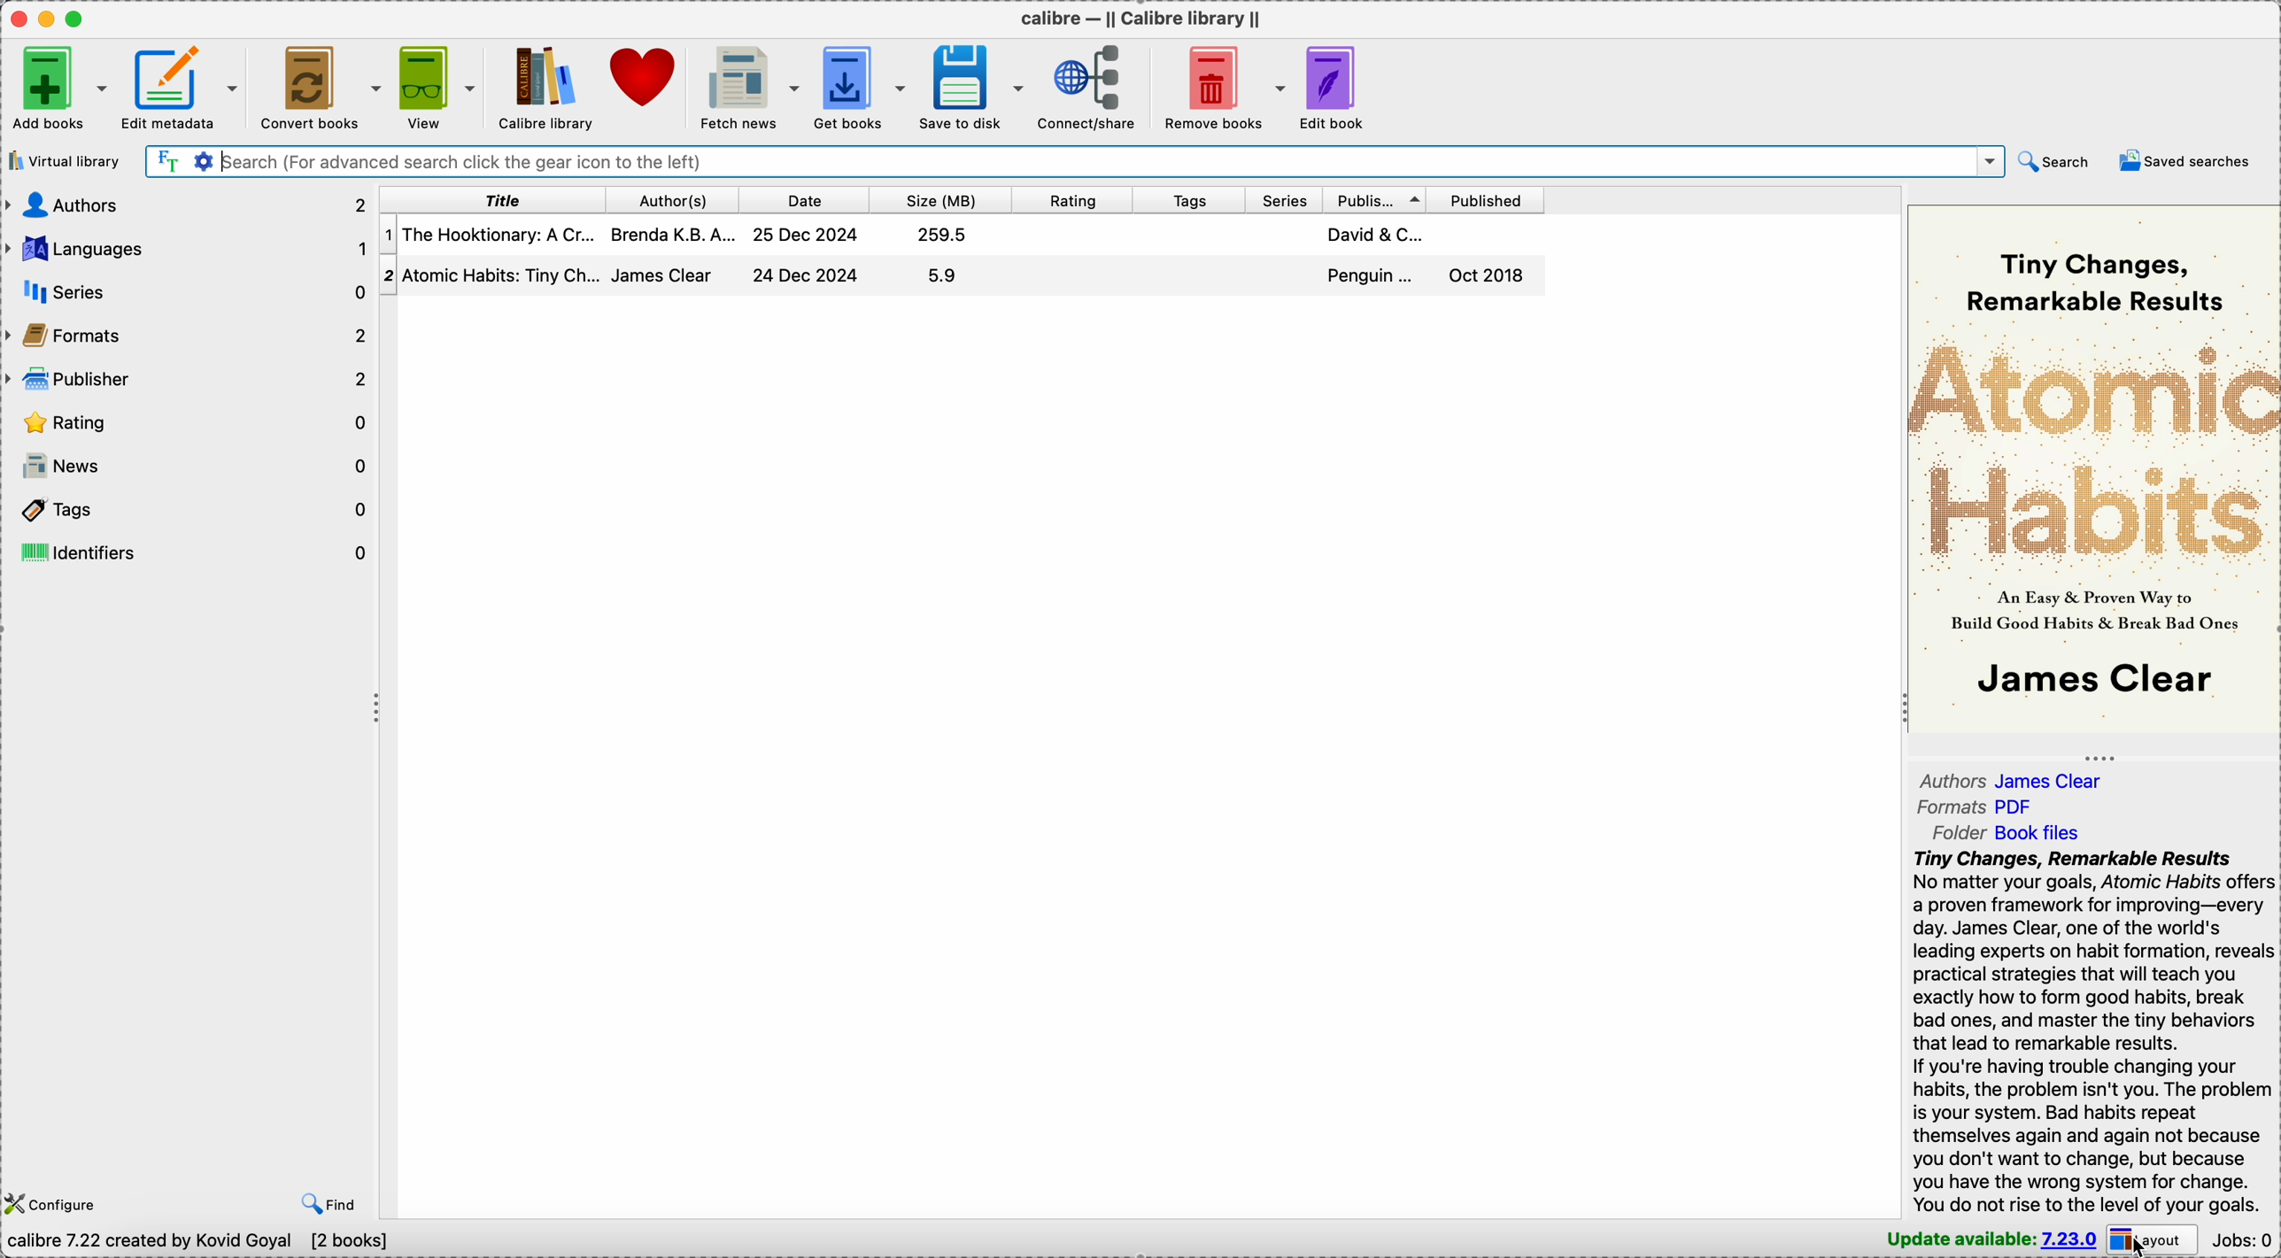 The height and width of the screenshot is (1258, 2281). What do you see at coordinates (2246, 1239) in the screenshot?
I see `jobs: 0` at bounding box center [2246, 1239].